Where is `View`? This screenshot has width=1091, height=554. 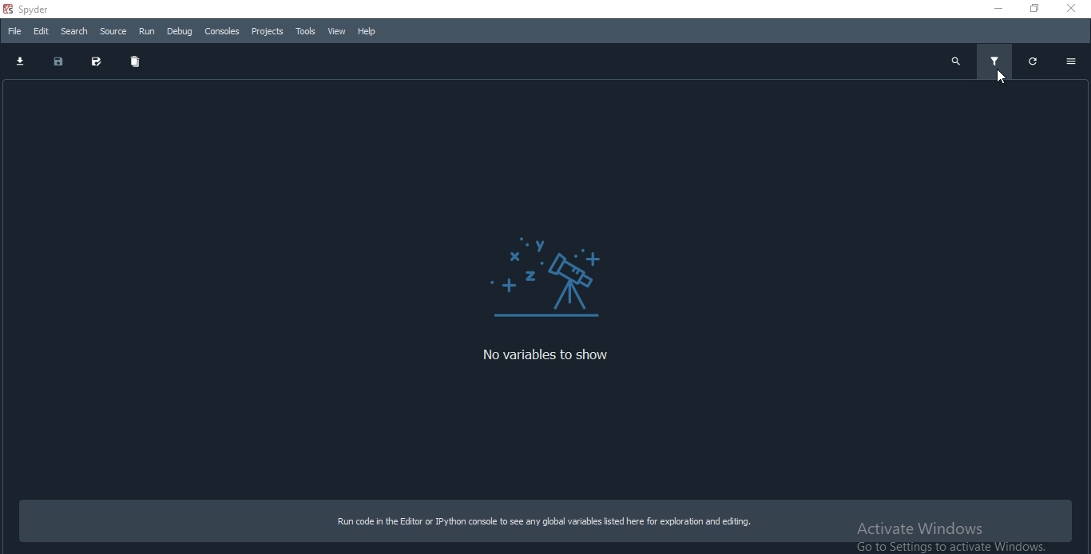 View is located at coordinates (335, 31).